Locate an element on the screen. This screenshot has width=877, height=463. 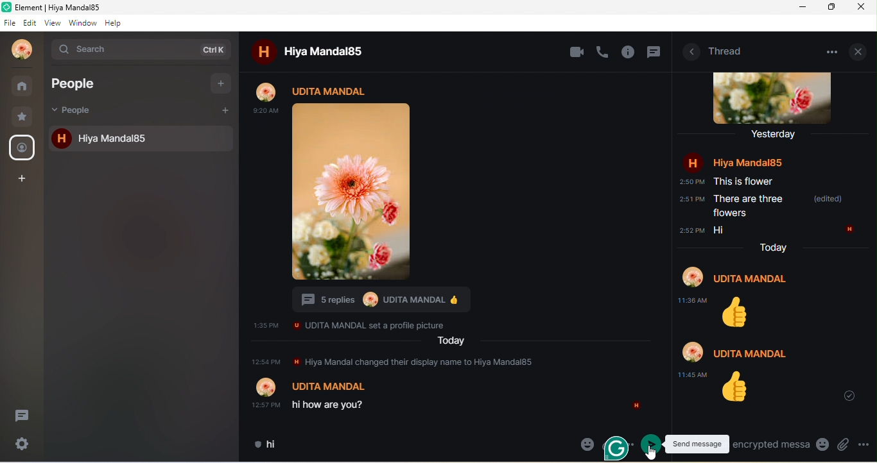
yesterday is located at coordinates (776, 135).